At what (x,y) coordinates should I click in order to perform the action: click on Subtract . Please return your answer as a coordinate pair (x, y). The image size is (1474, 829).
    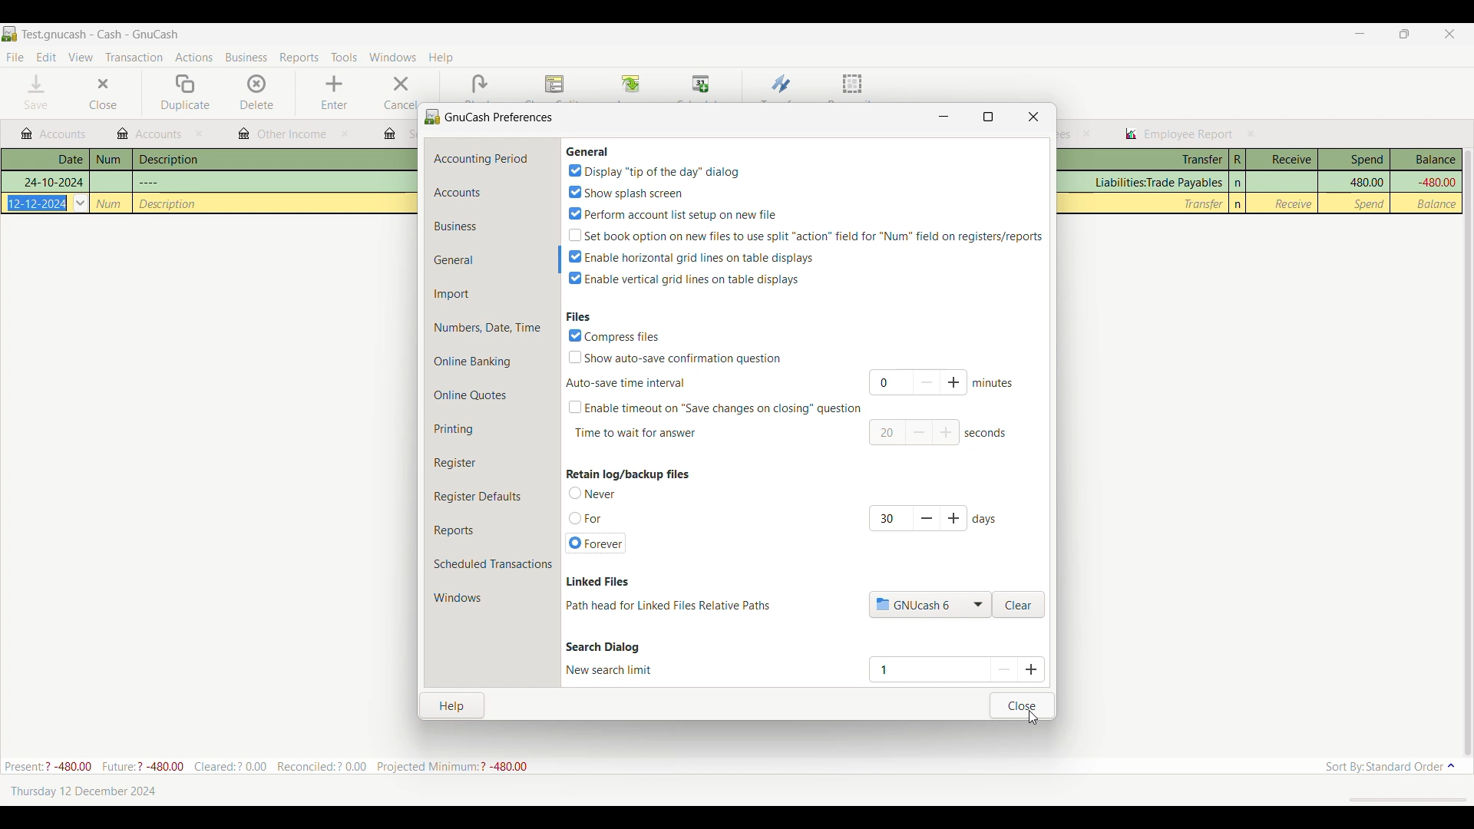
    Looking at the image, I should click on (926, 518).